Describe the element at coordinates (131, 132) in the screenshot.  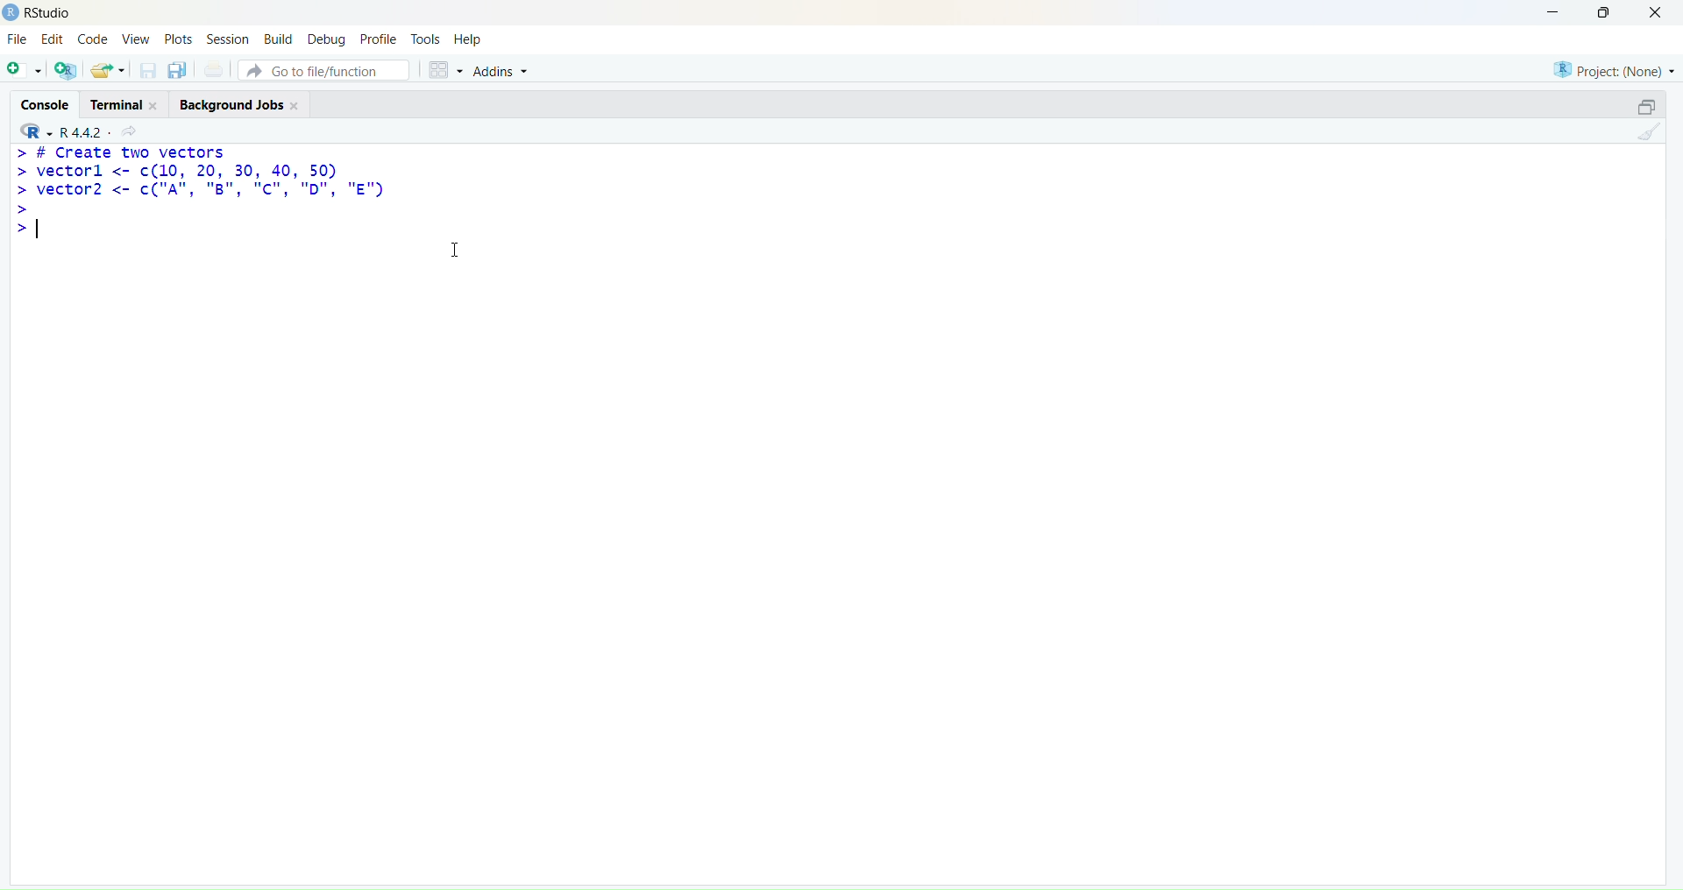
I see `View current directory` at that location.